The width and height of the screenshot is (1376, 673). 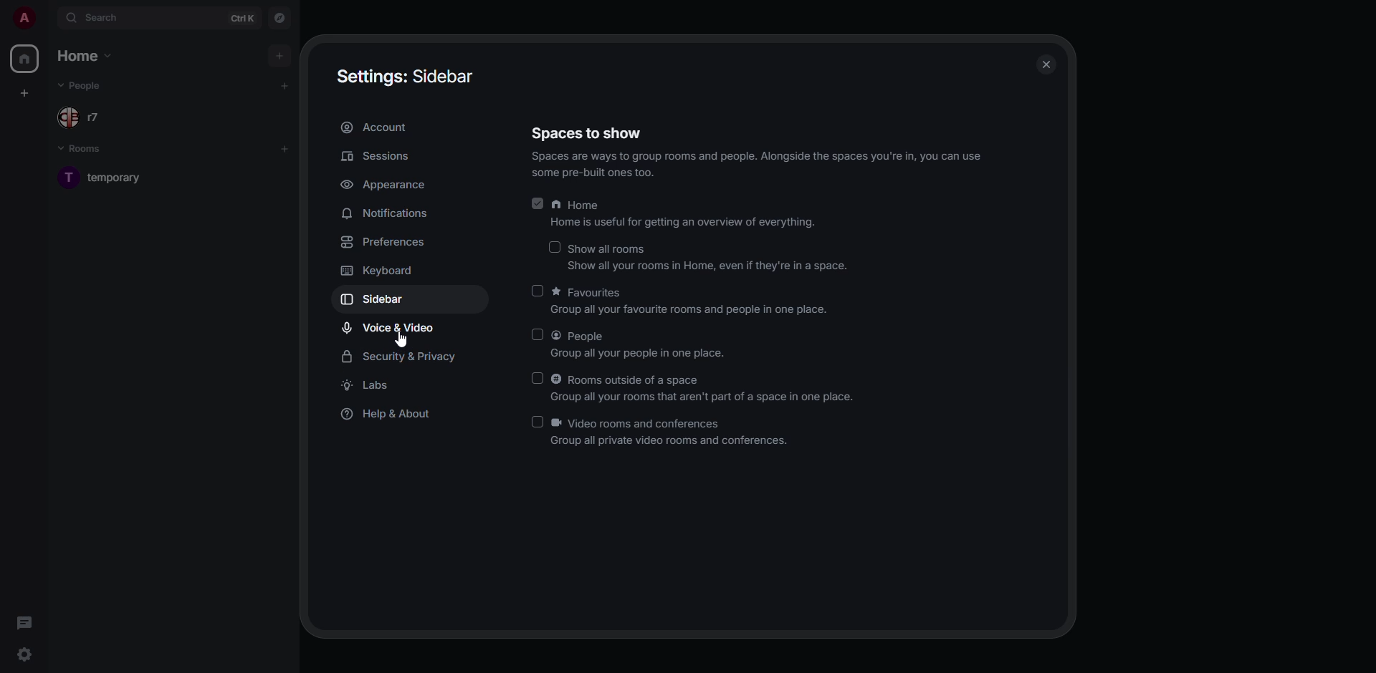 I want to click on close, so click(x=1048, y=58).